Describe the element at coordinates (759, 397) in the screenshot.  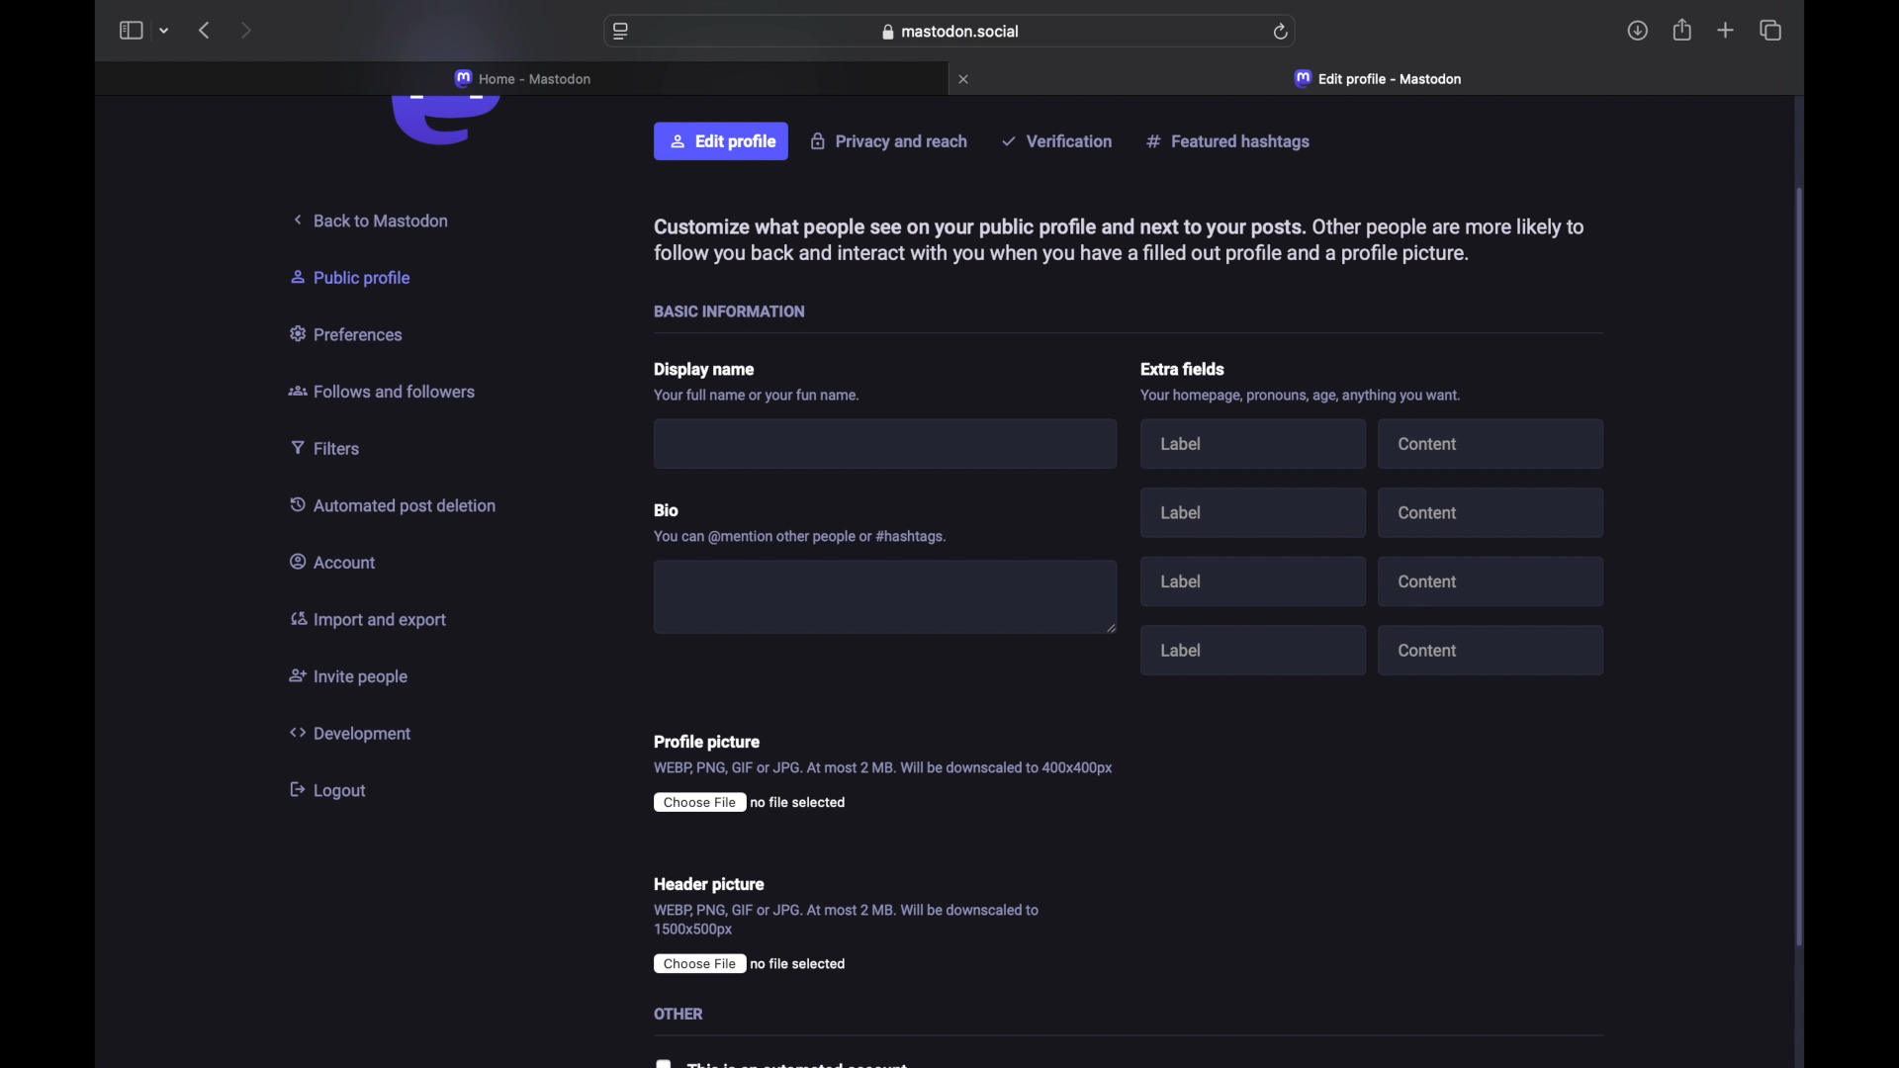
I see `info` at that location.